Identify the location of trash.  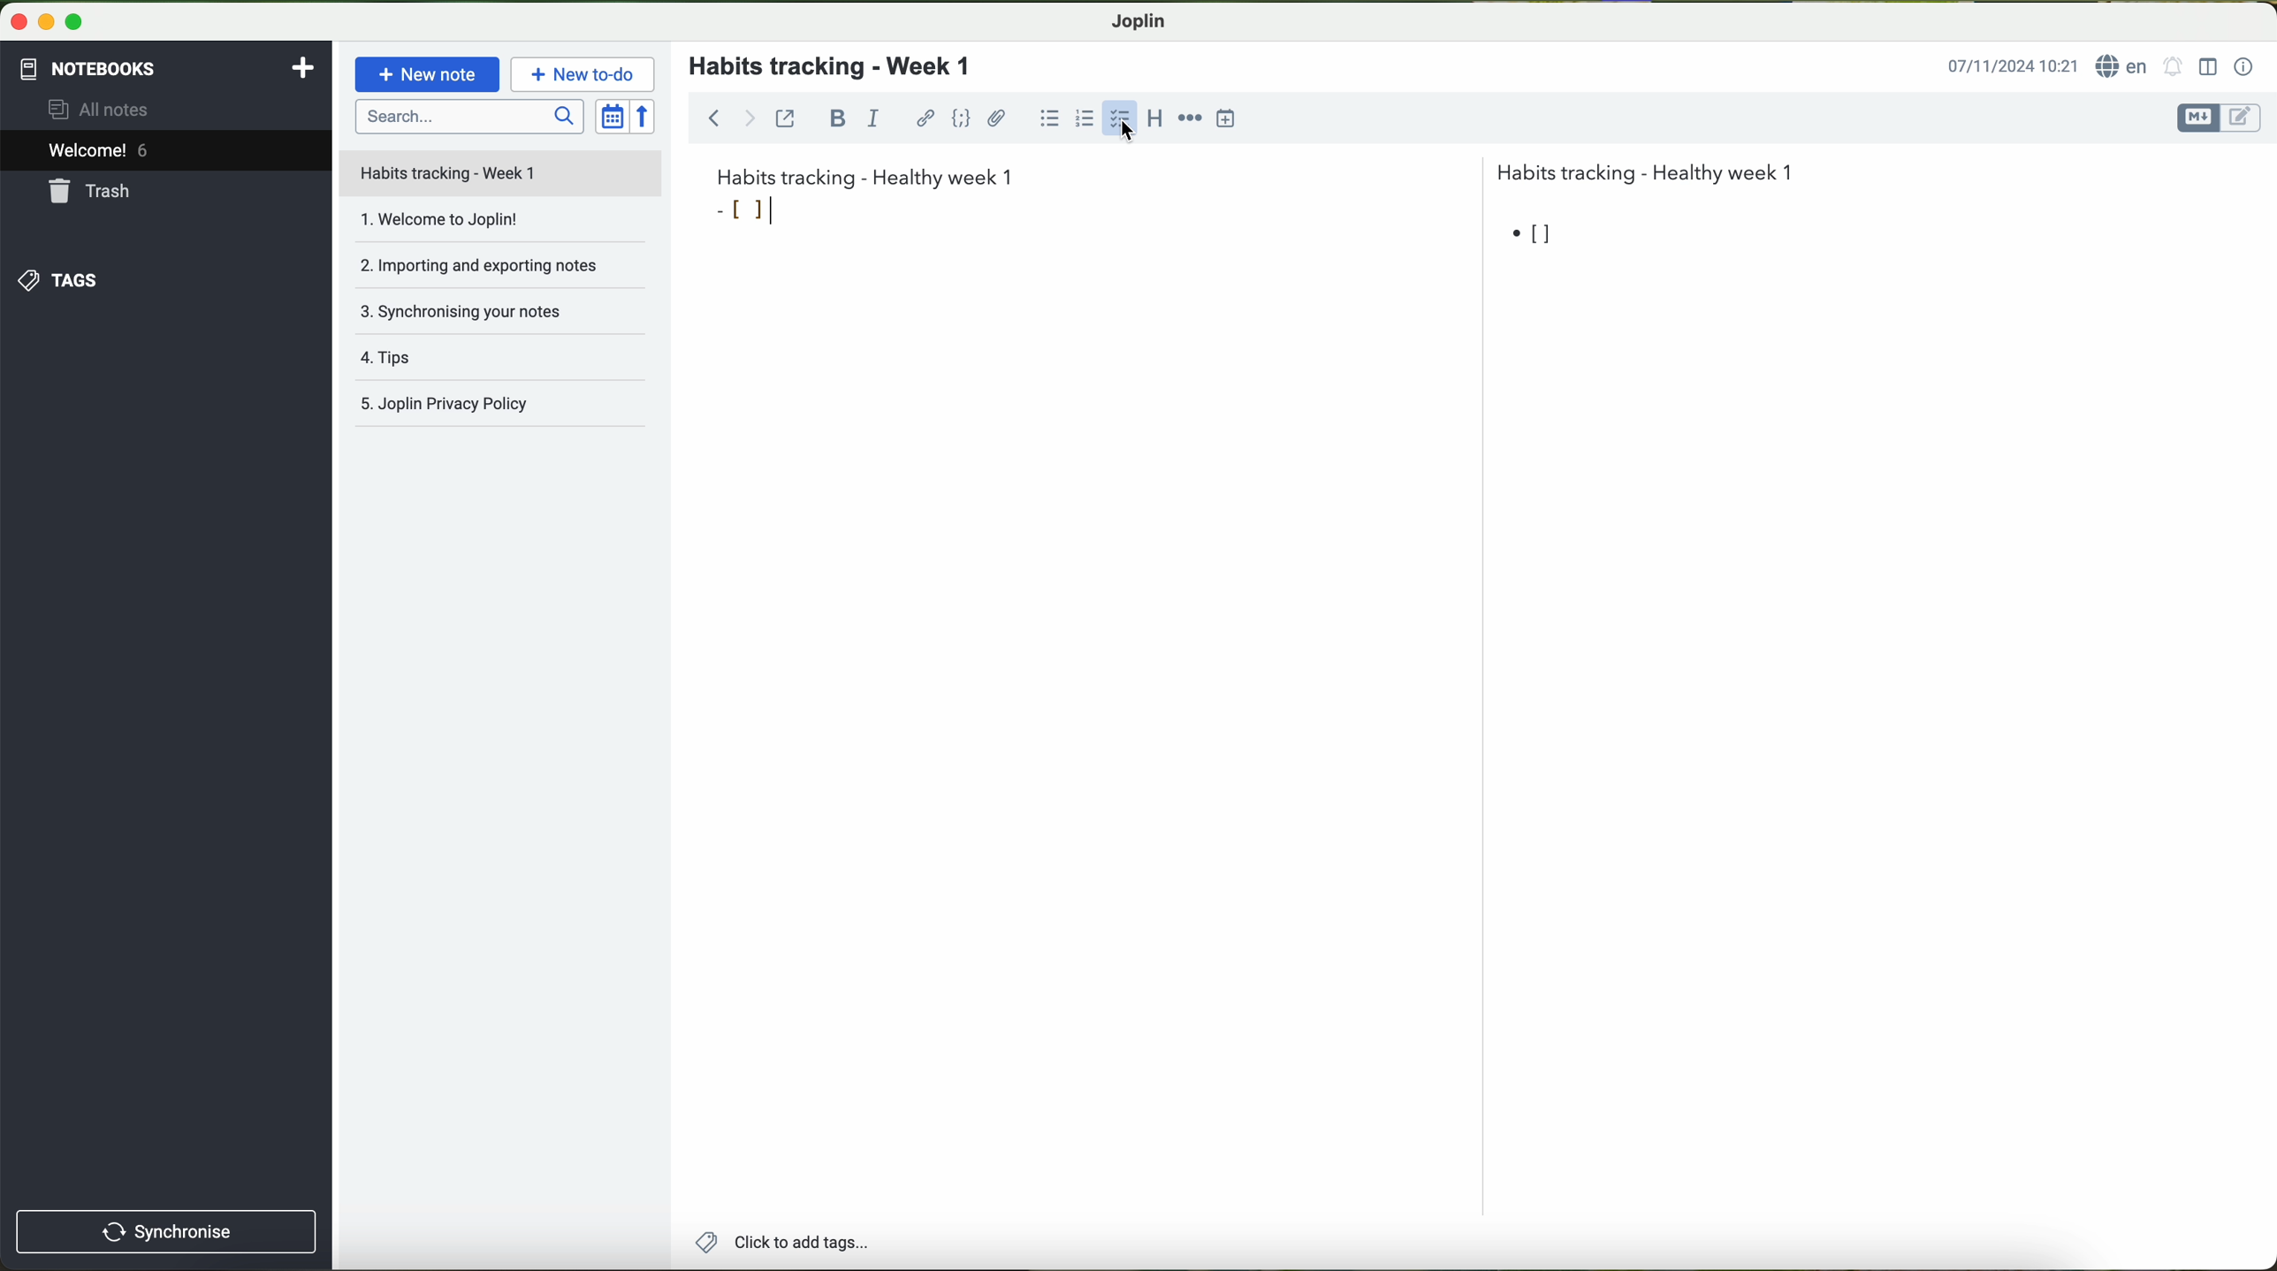
(93, 191).